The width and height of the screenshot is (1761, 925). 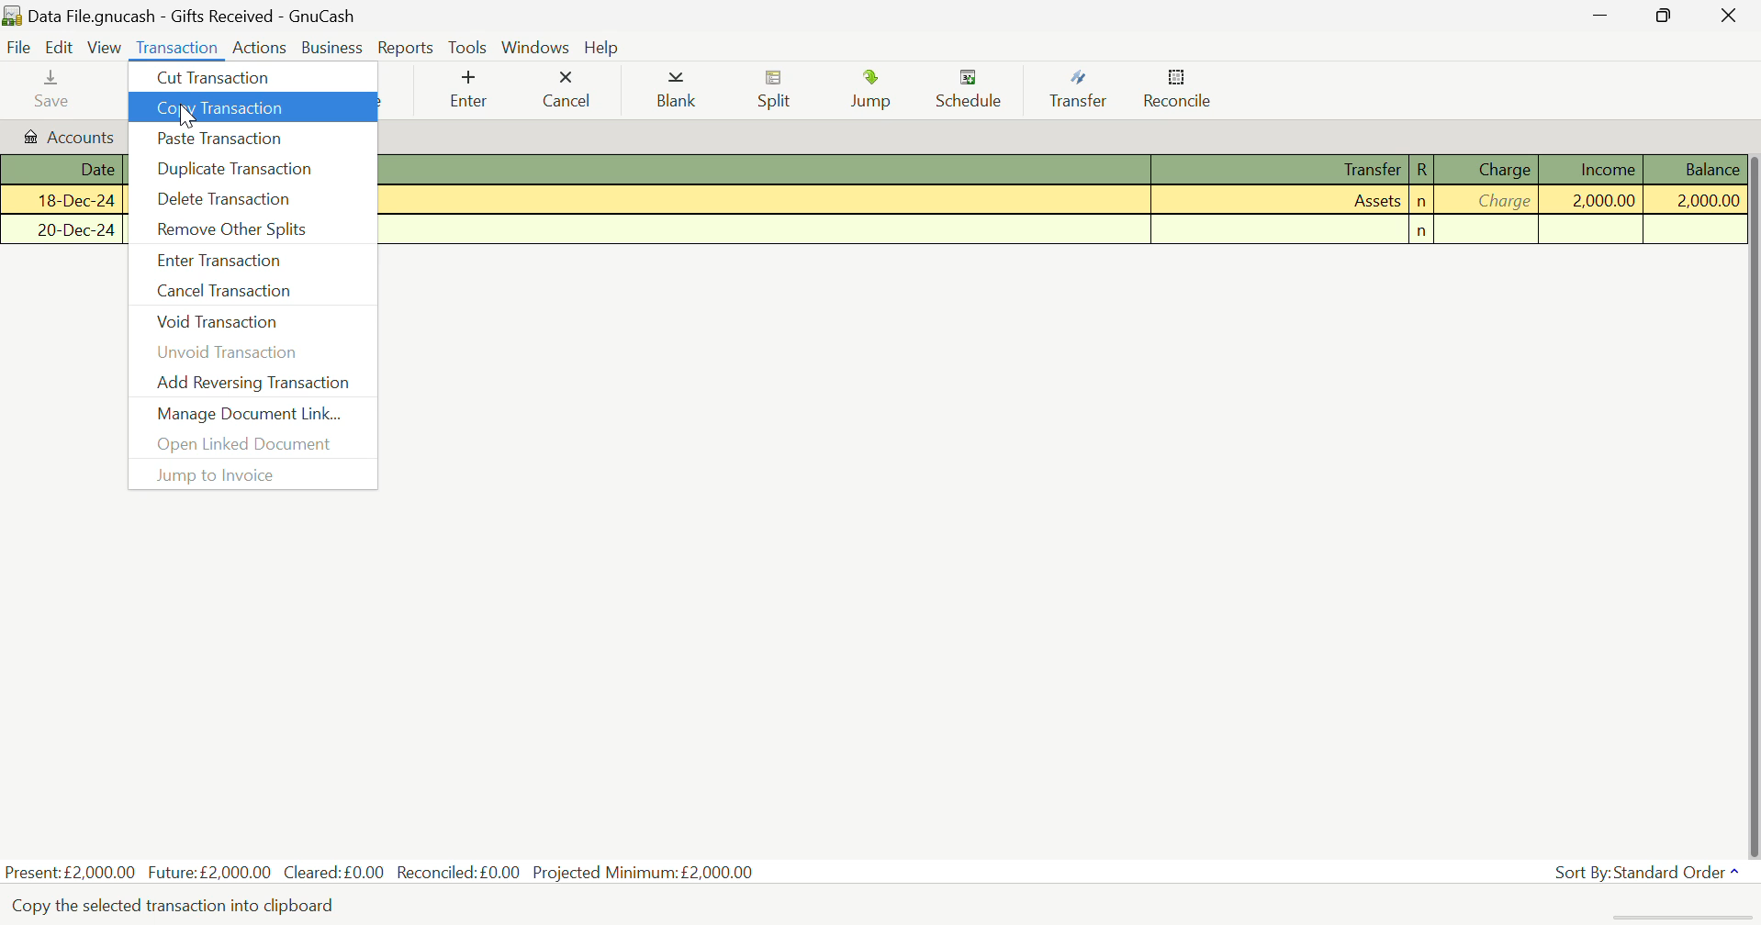 What do you see at coordinates (601, 46) in the screenshot?
I see `Help` at bounding box center [601, 46].